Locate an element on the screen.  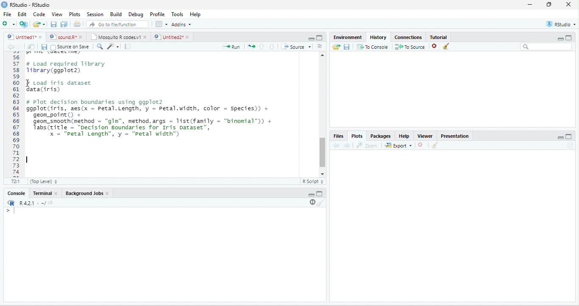
72:1 is located at coordinates (16, 181).